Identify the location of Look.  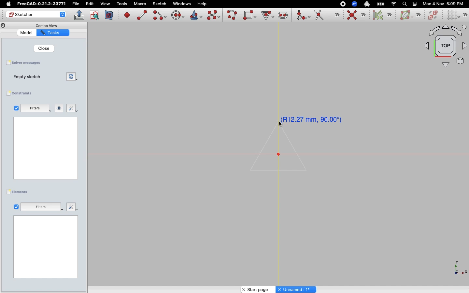
(59, 108).